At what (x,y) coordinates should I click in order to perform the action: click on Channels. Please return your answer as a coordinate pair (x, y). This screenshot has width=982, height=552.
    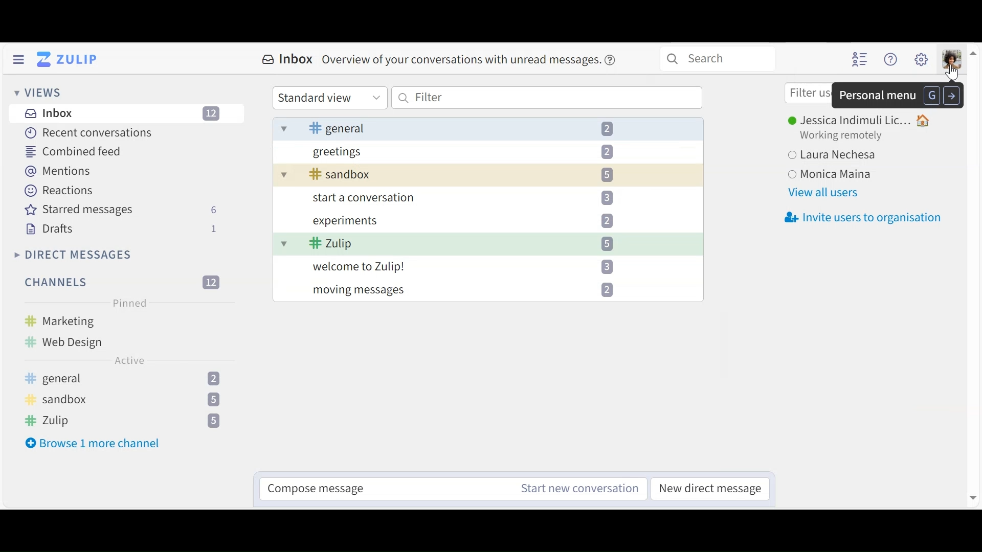
    Looking at the image, I should click on (122, 282).